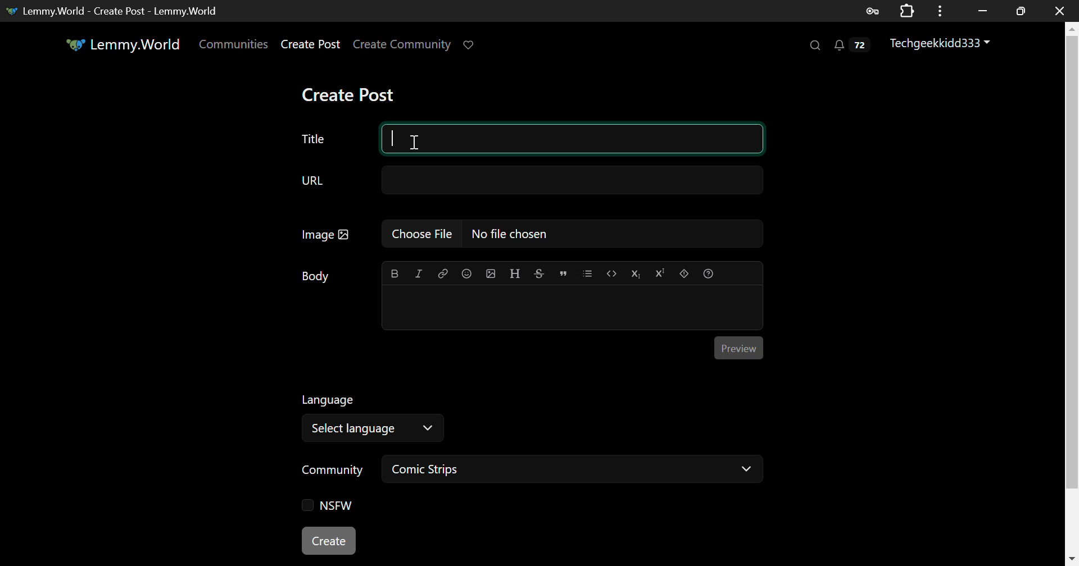  What do you see at coordinates (394, 275) in the screenshot?
I see `Bold` at bounding box center [394, 275].